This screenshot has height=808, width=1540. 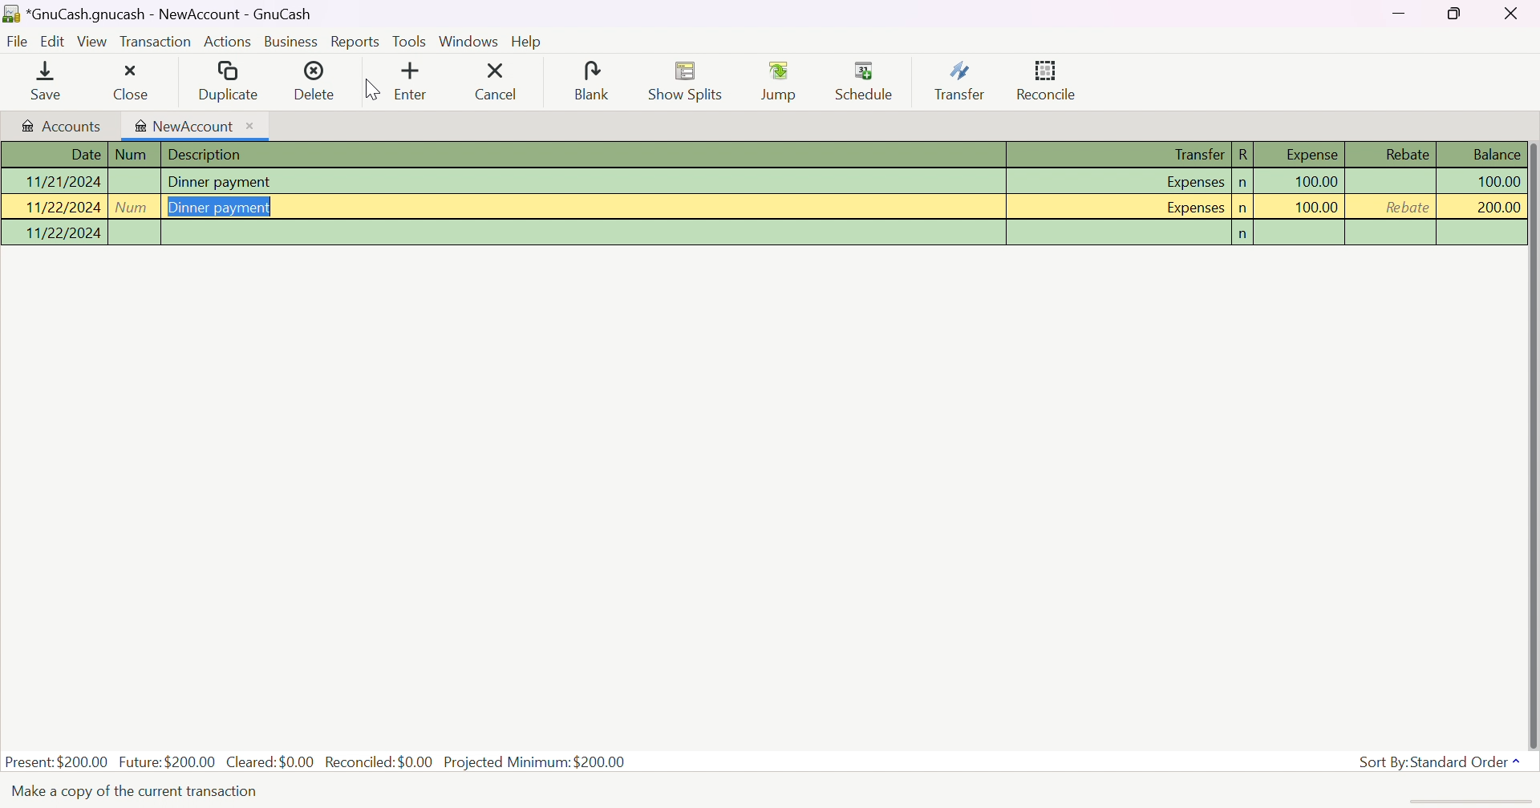 What do you see at coordinates (1442, 762) in the screenshot?
I see `Sort By: Standard Order` at bounding box center [1442, 762].